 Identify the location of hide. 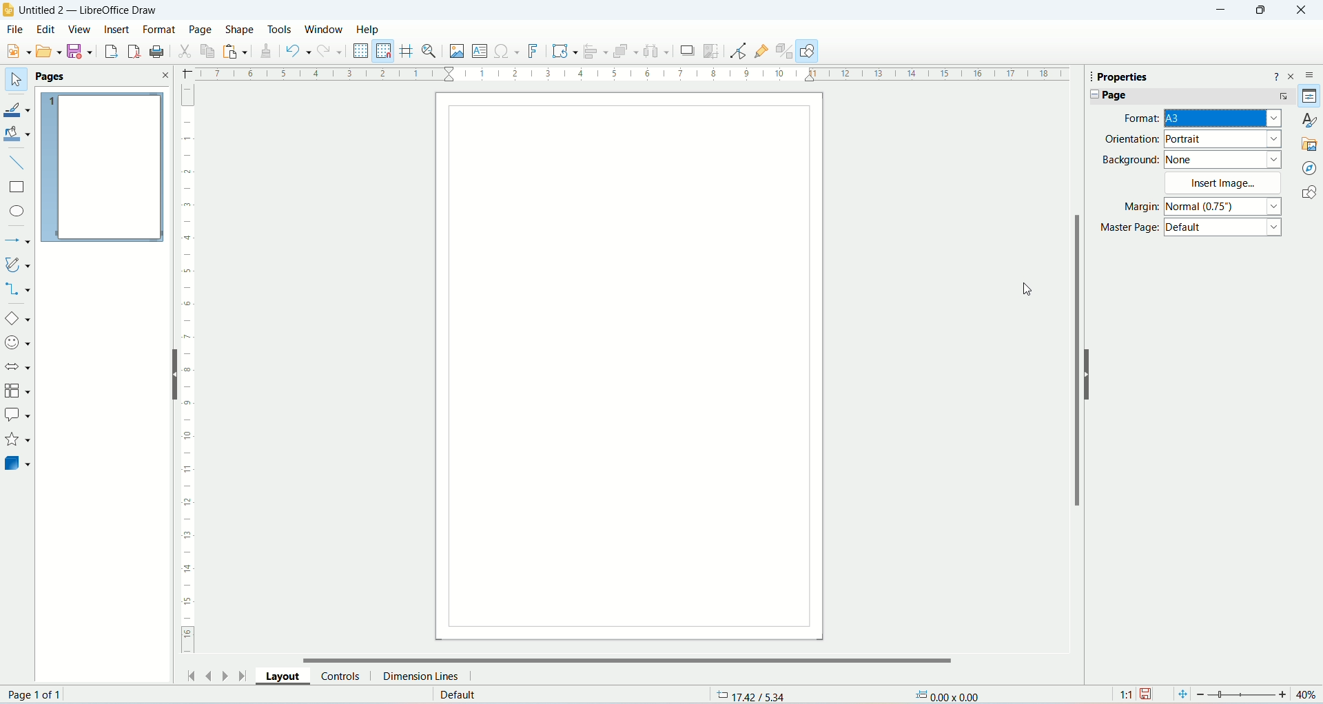
(172, 373).